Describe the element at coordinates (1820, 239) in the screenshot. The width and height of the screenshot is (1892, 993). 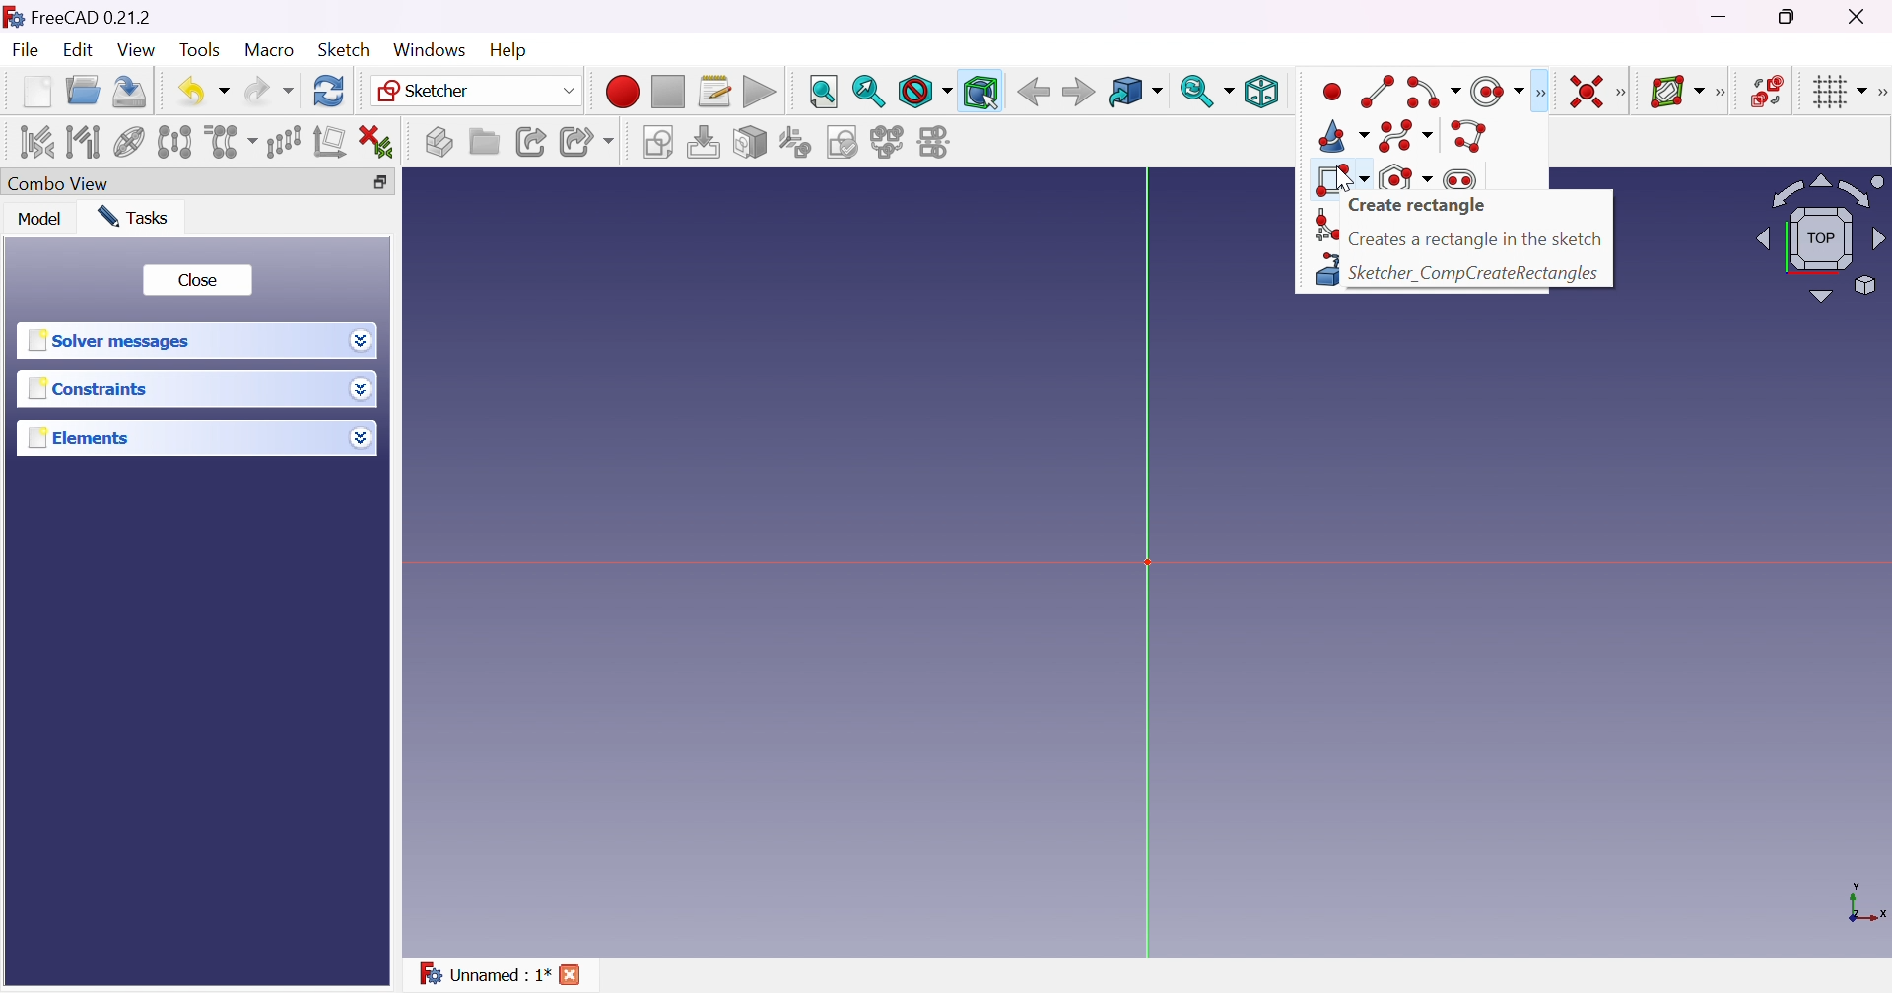
I see `Viewing angle` at that location.